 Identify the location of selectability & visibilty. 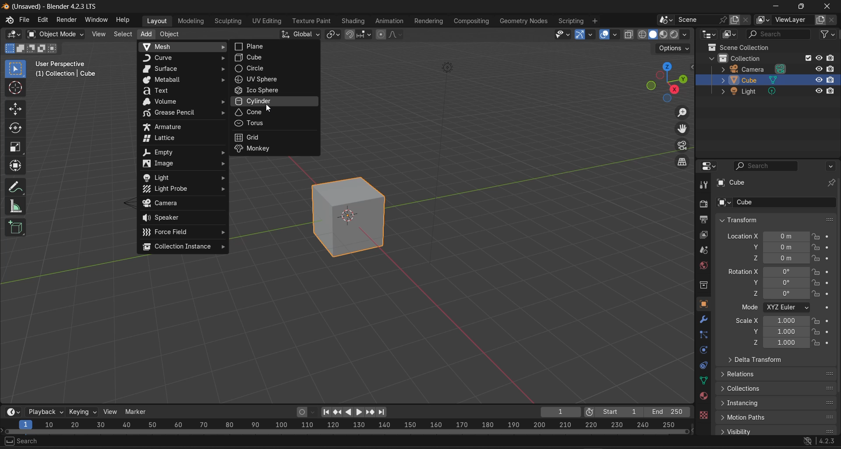
(563, 35).